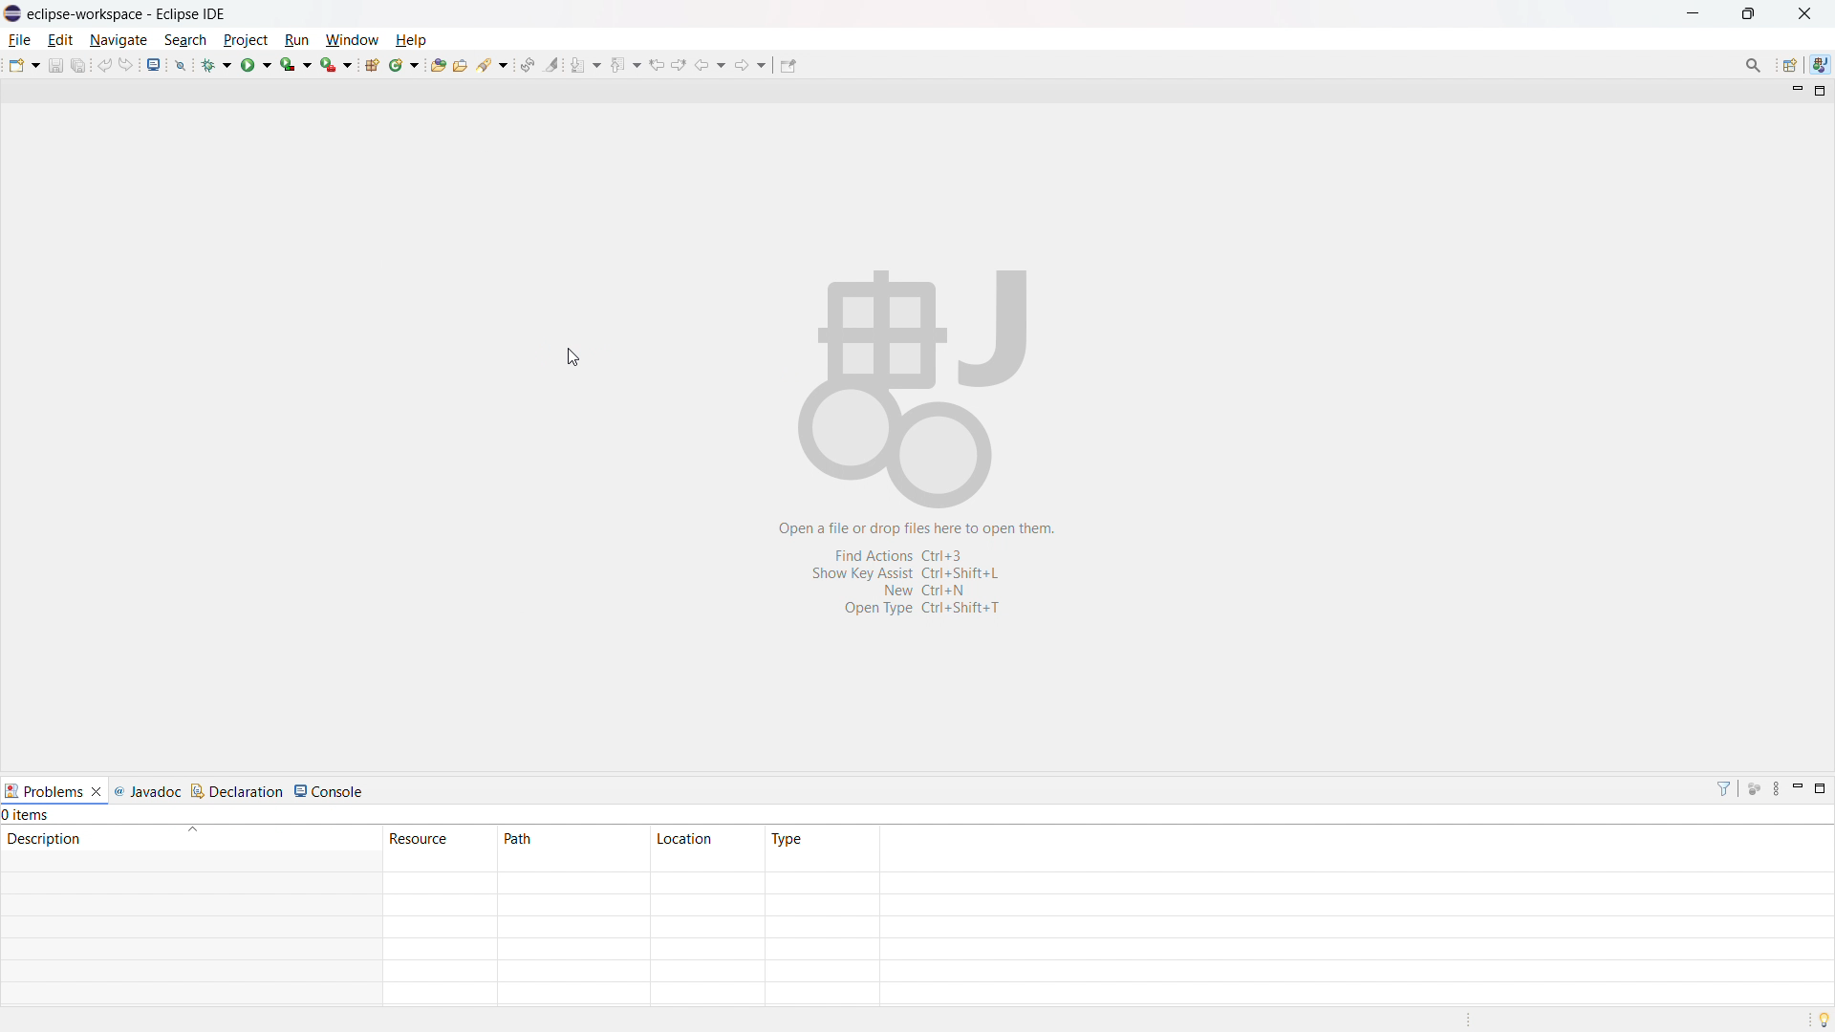 The image size is (1835, 1032). Describe the element at coordinates (403, 64) in the screenshot. I see `new java class` at that location.